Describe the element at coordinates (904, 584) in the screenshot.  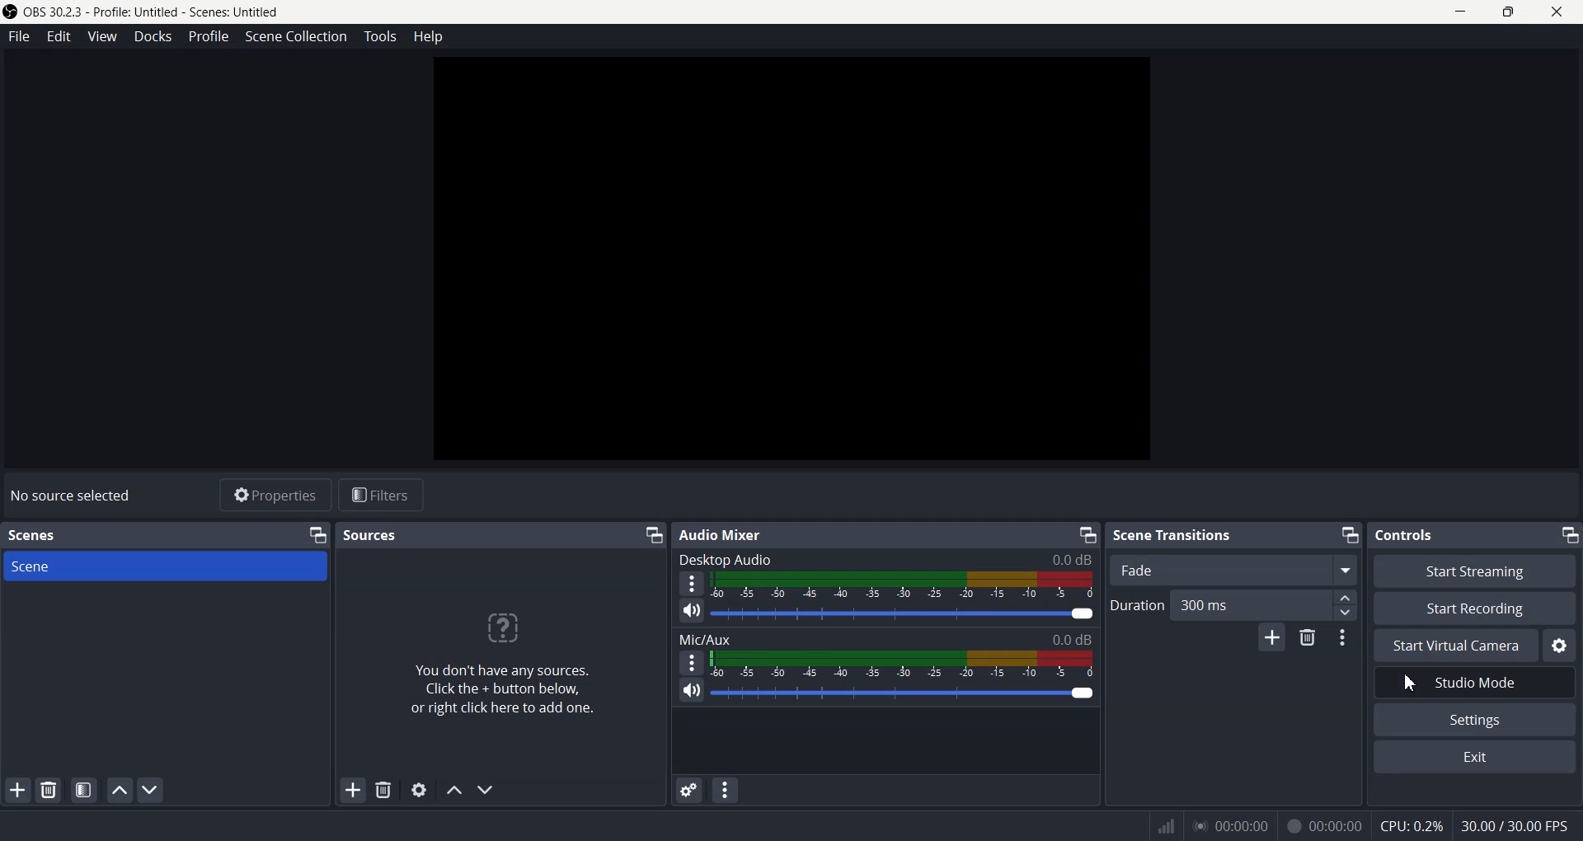
I see `Volume indicator` at that location.